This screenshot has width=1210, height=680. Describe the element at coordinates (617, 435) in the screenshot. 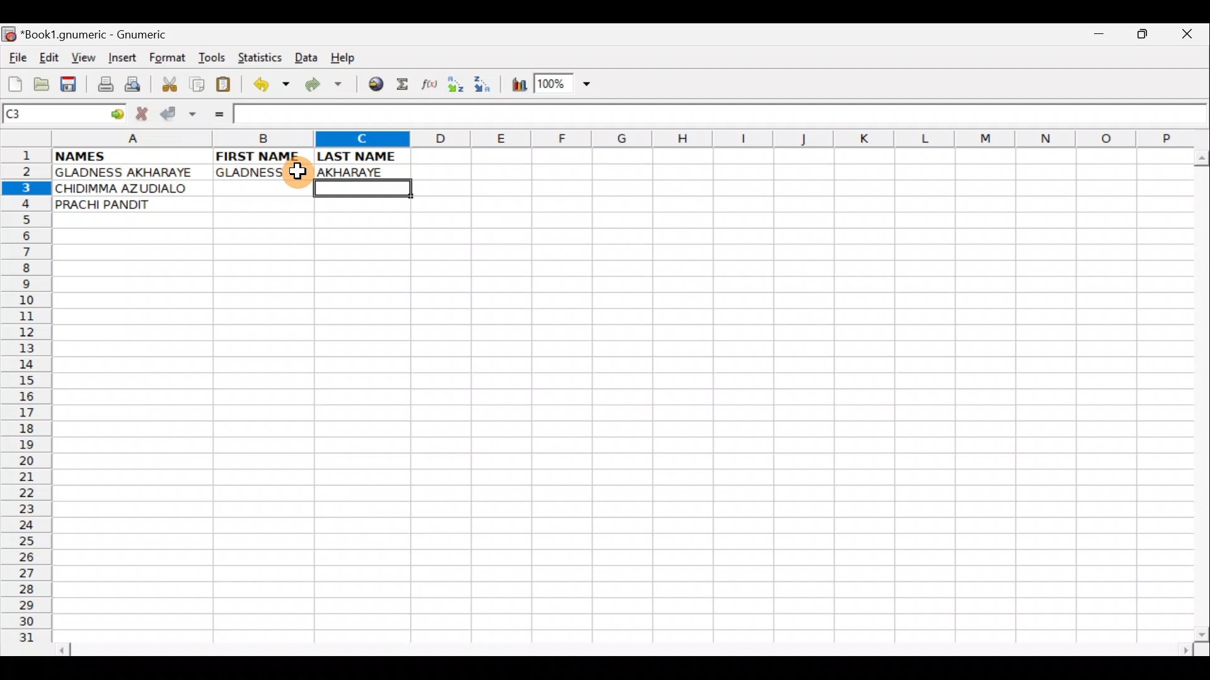

I see `Cells` at that location.